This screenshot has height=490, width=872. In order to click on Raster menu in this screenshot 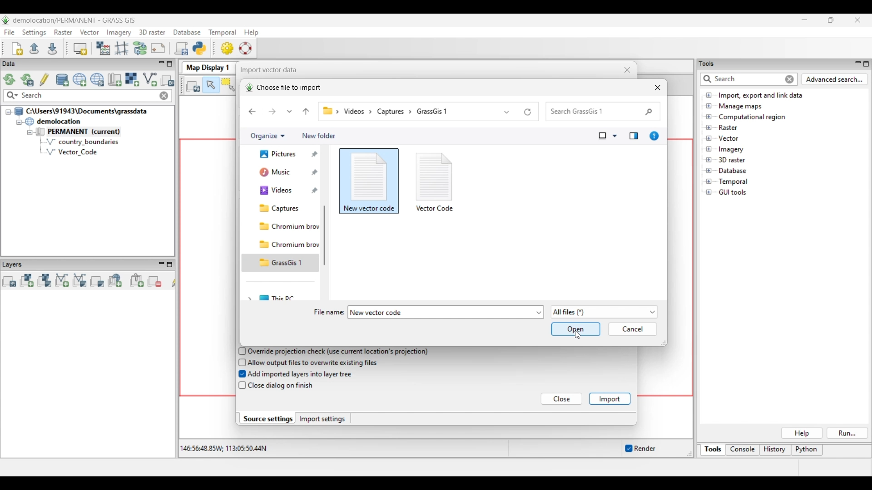, I will do `click(63, 32)`.